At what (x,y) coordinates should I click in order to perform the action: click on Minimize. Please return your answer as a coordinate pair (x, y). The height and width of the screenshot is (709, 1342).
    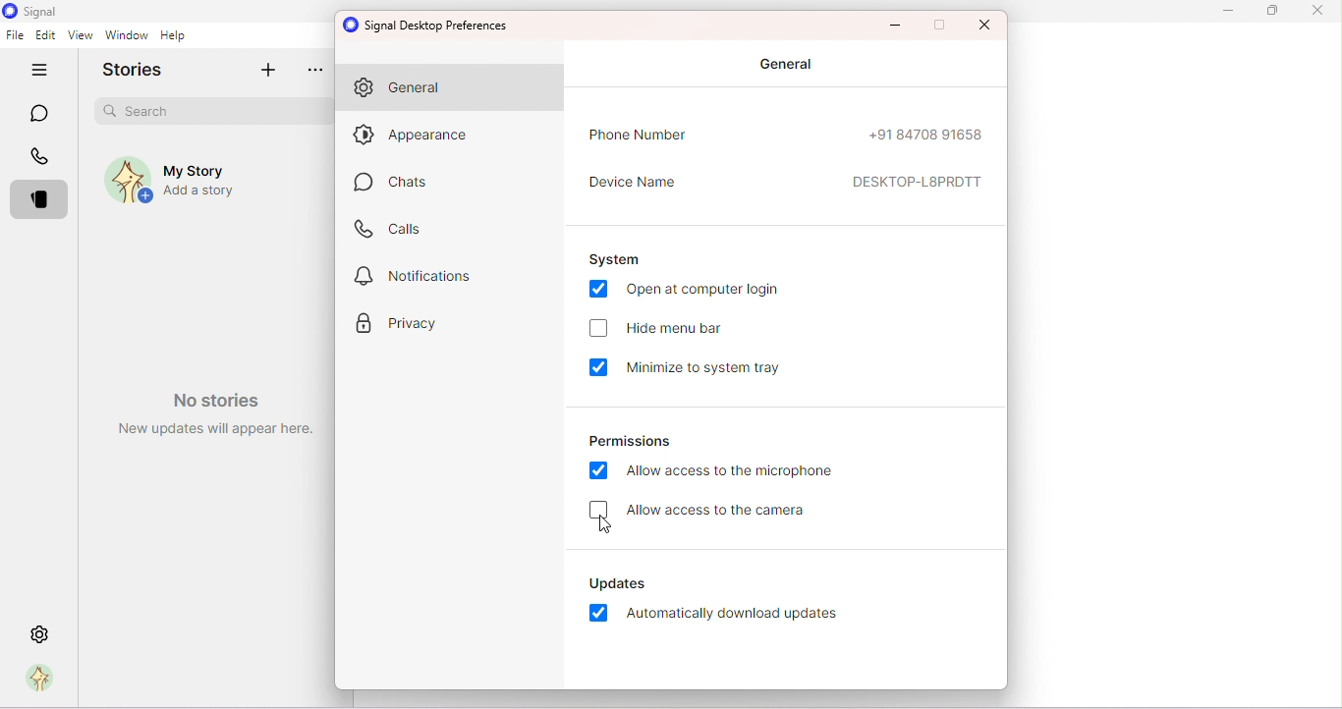
    Looking at the image, I should click on (898, 26).